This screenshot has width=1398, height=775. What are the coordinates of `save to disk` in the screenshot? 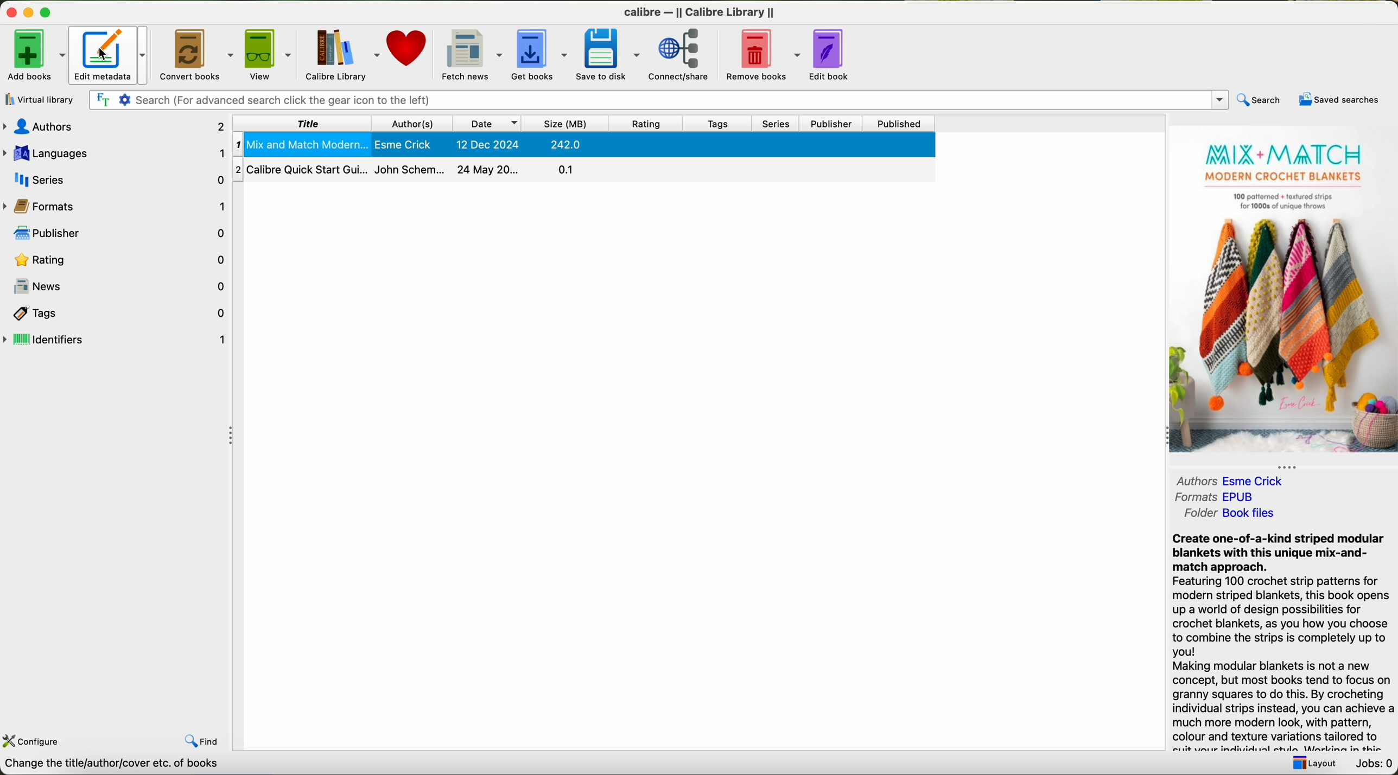 It's located at (611, 53).